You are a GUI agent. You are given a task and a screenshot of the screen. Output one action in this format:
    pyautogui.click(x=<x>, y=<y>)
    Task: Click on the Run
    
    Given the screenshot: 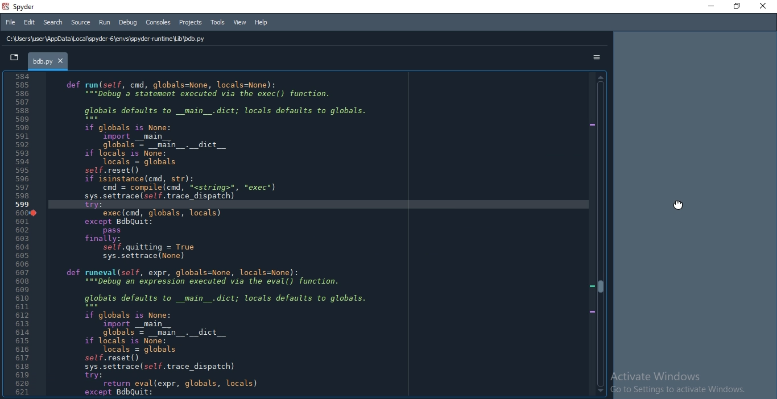 What is the action you would take?
    pyautogui.click(x=105, y=23)
    